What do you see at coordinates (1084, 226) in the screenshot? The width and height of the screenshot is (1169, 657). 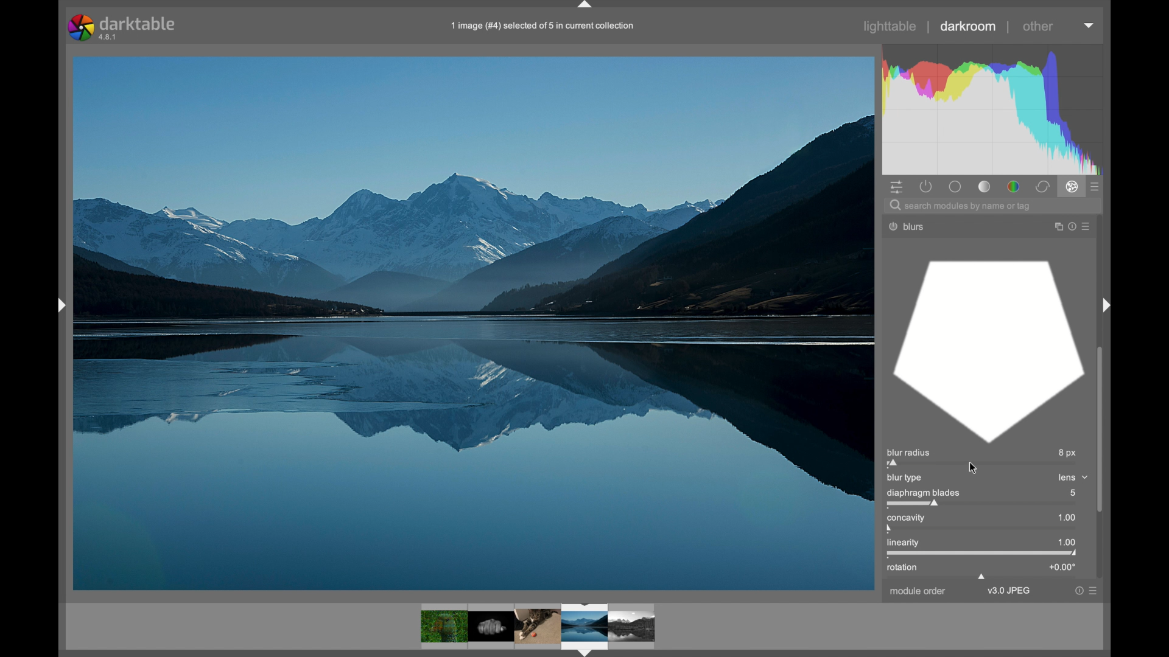 I see `more options` at bounding box center [1084, 226].